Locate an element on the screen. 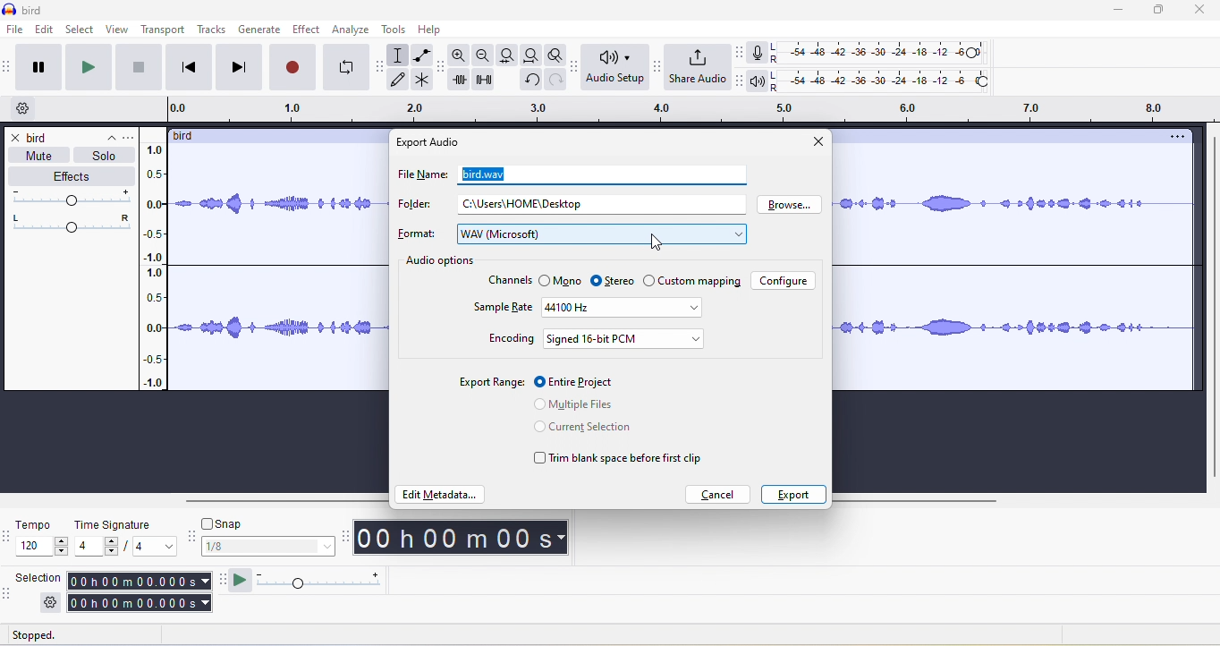 This screenshot has width=1220, height=646. current selection is located at coordinates (587, 430).